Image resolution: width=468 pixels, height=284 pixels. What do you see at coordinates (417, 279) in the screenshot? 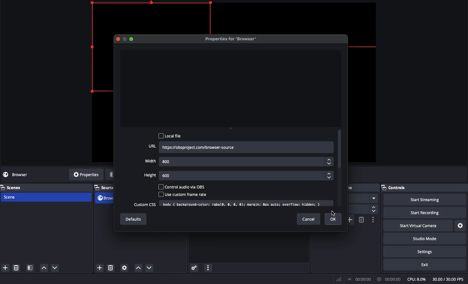
I see `CPU` at bounding box center [417, 279].